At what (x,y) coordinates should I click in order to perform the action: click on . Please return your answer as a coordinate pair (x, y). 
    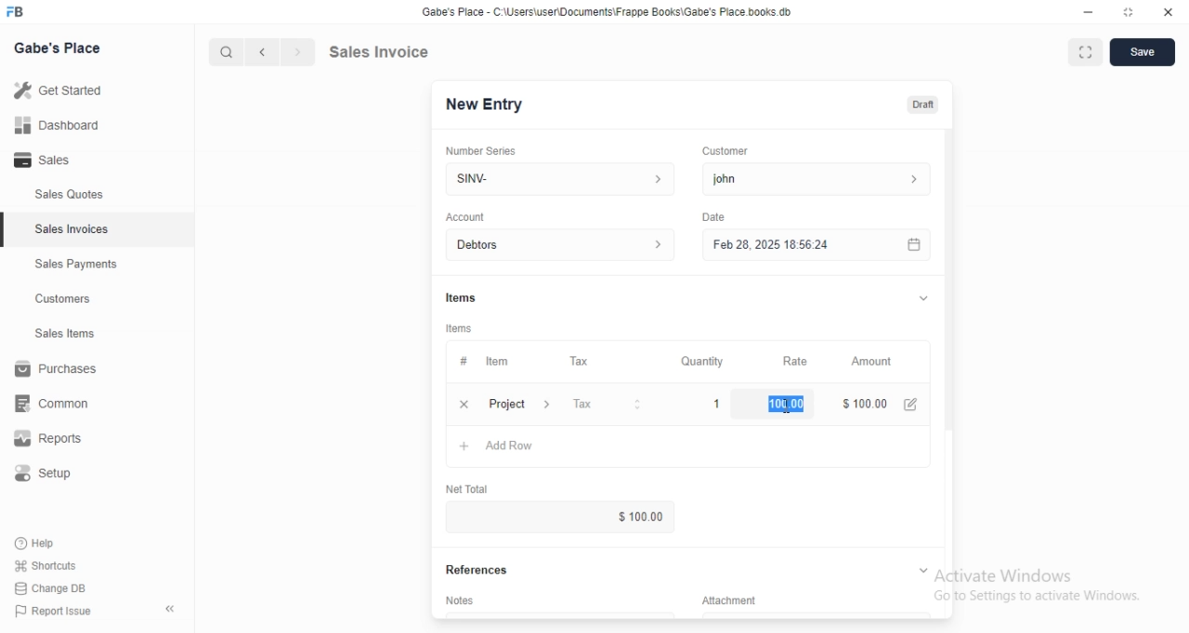
    Looking at the image, I should click on (464, 297).